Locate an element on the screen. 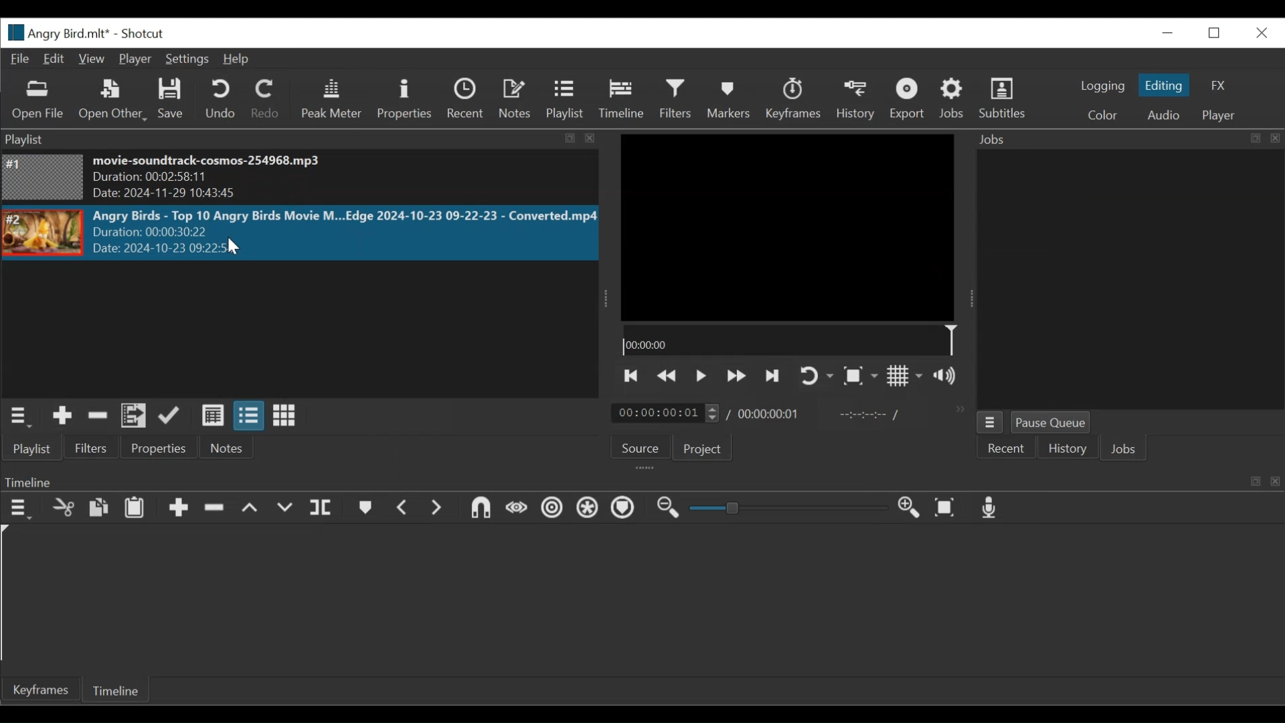 The image size is (1285, 723). Source is located at coordinates (641, 449).